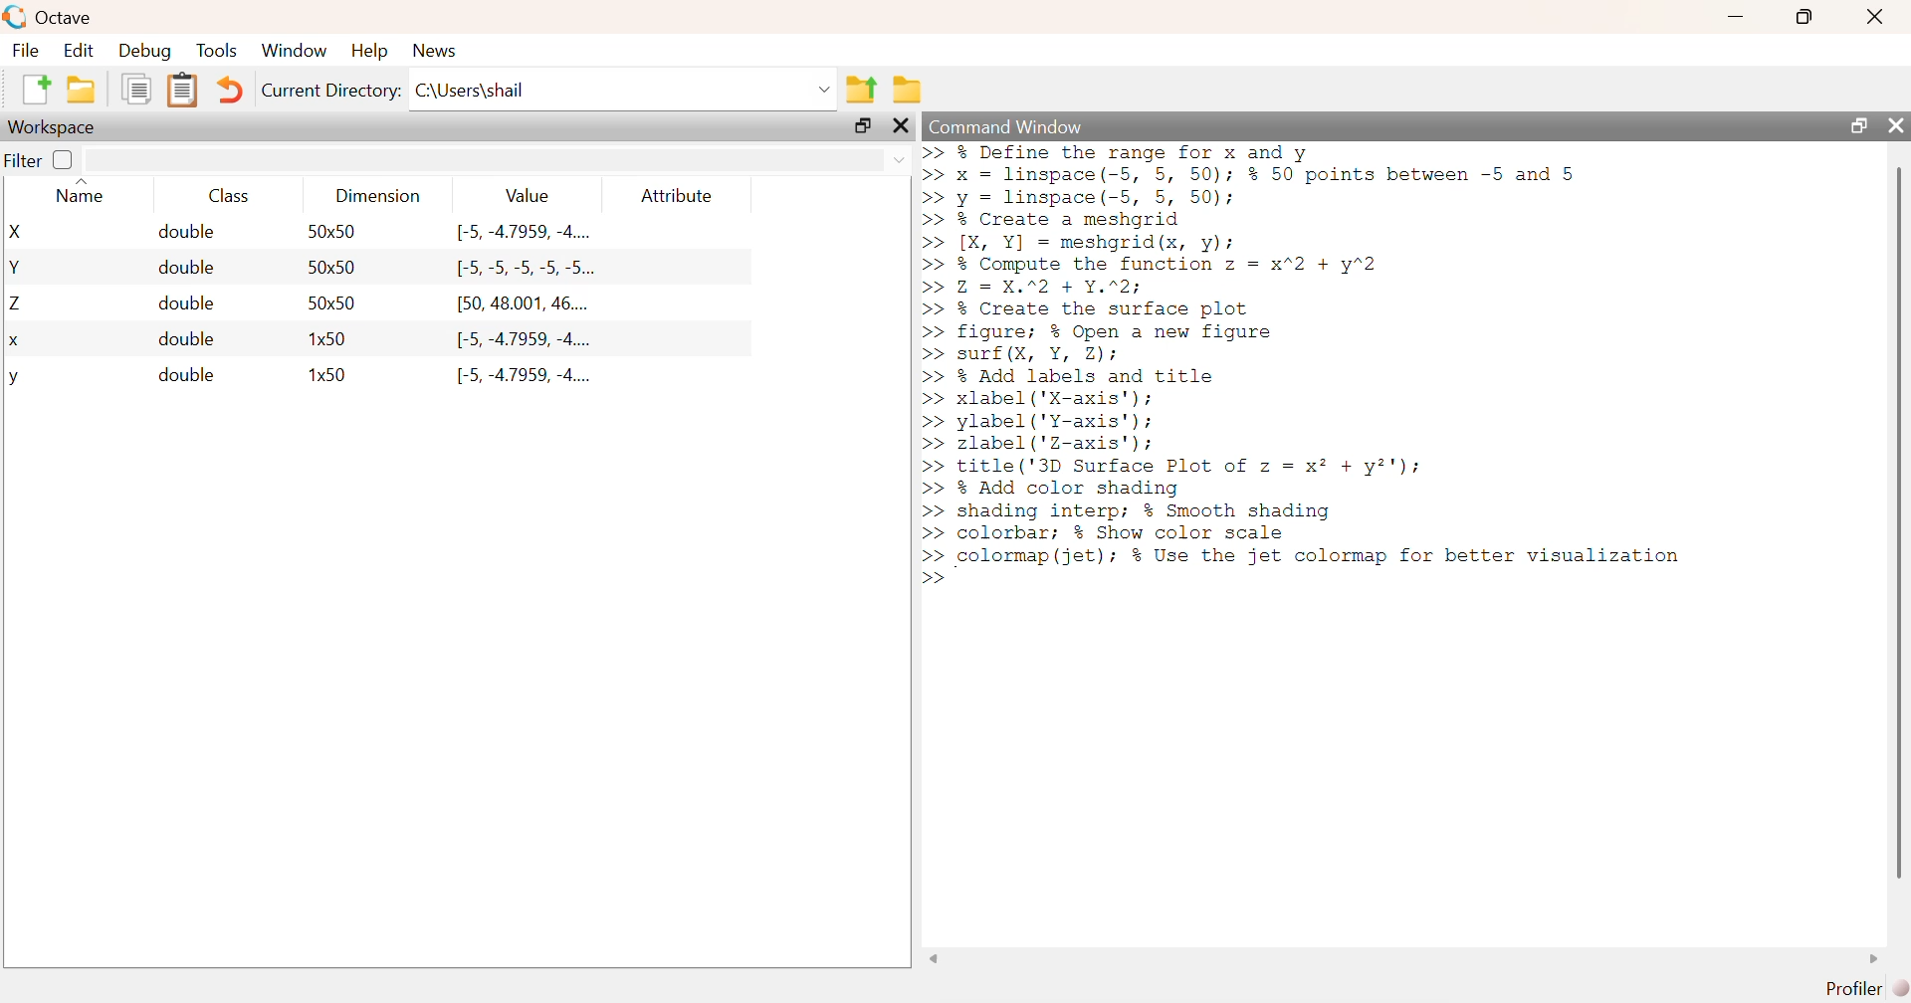  What do you see at coordinates (1866, 989) in the screenshot?
I see `Profiler` at bounding box center [1866, 989].